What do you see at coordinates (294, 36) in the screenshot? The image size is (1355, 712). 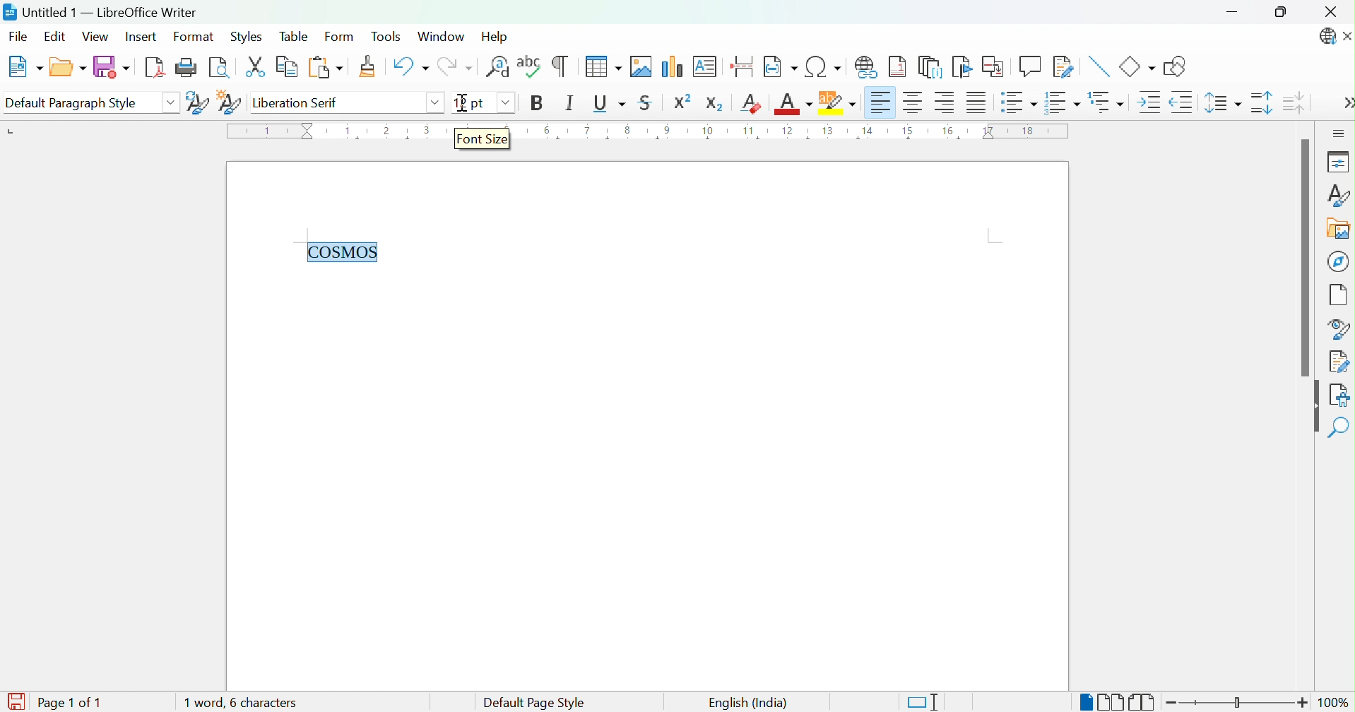 I see `Table` at bounding box center [294, 36].